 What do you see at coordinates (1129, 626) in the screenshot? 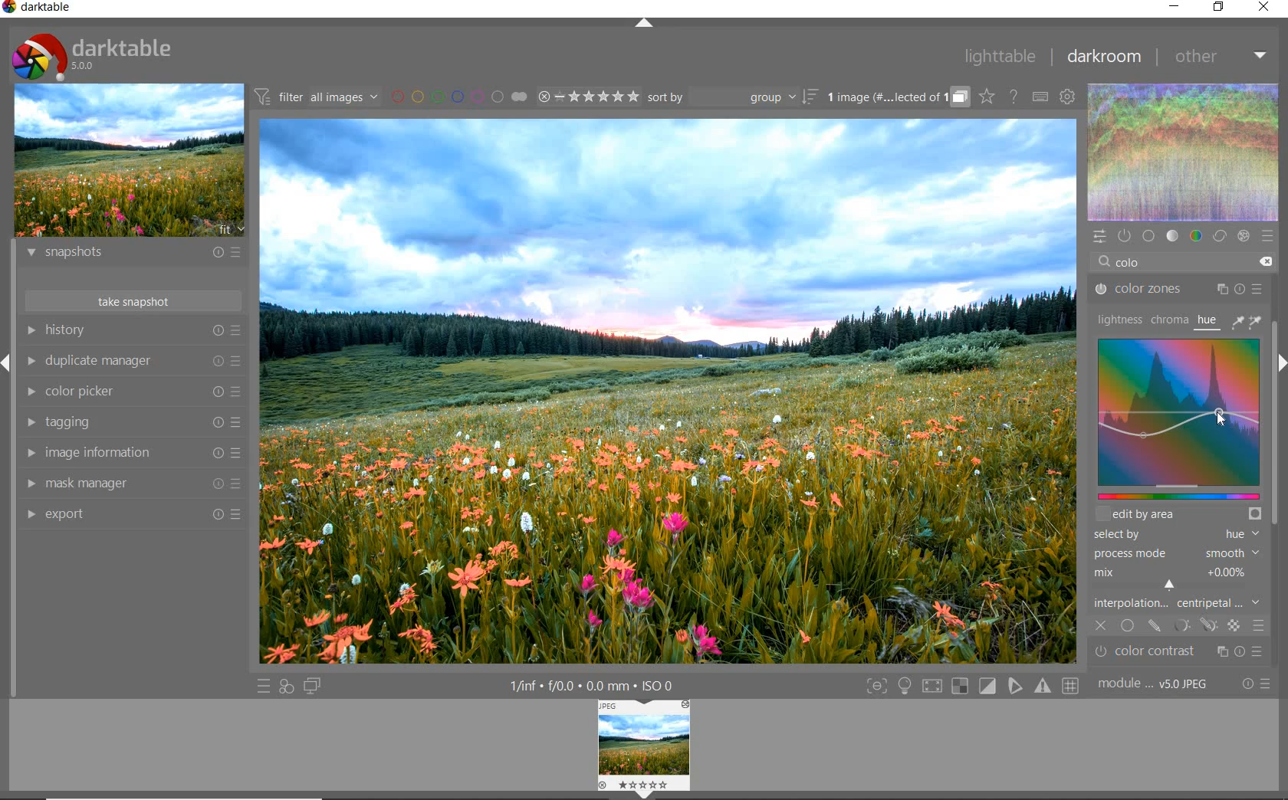
I see `uniformly` at bounding box center [1129, 626].